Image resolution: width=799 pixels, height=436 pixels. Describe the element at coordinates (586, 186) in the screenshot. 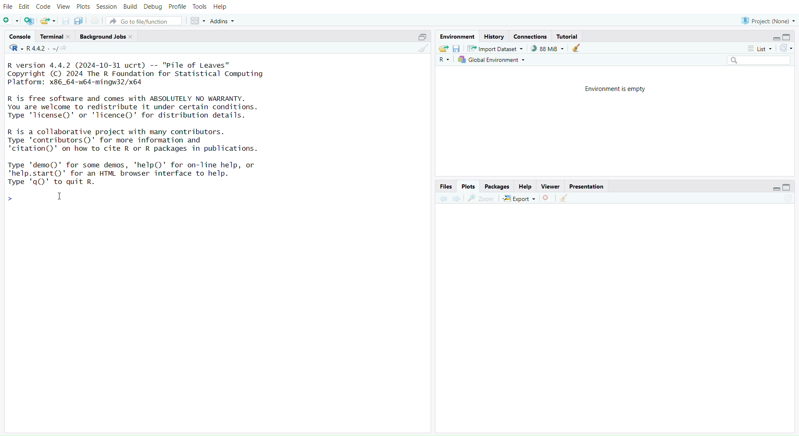

I see `presentation` at that location.